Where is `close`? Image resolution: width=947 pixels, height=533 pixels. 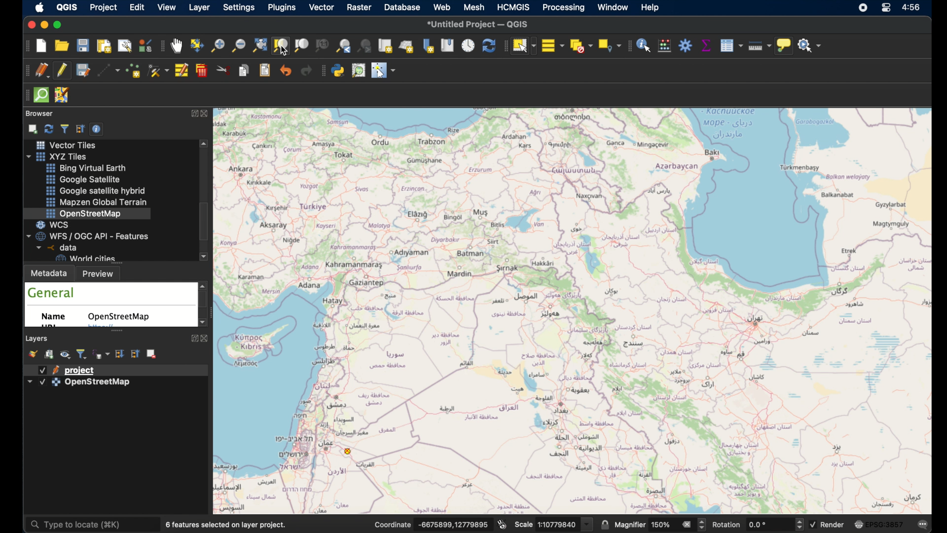
close is located at coordinates (205, 339).